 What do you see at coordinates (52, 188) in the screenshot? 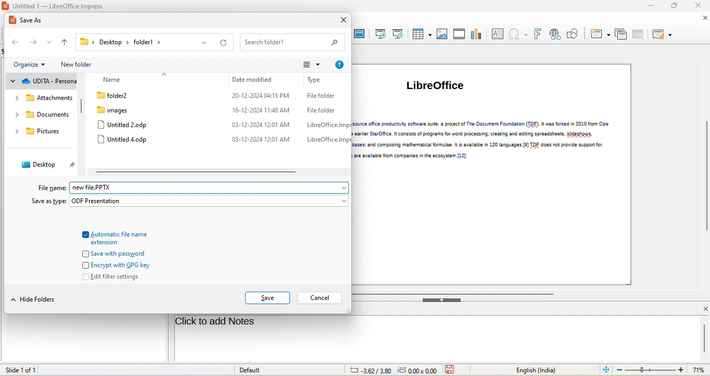
I see `file name` at bounding box center [52, 188].